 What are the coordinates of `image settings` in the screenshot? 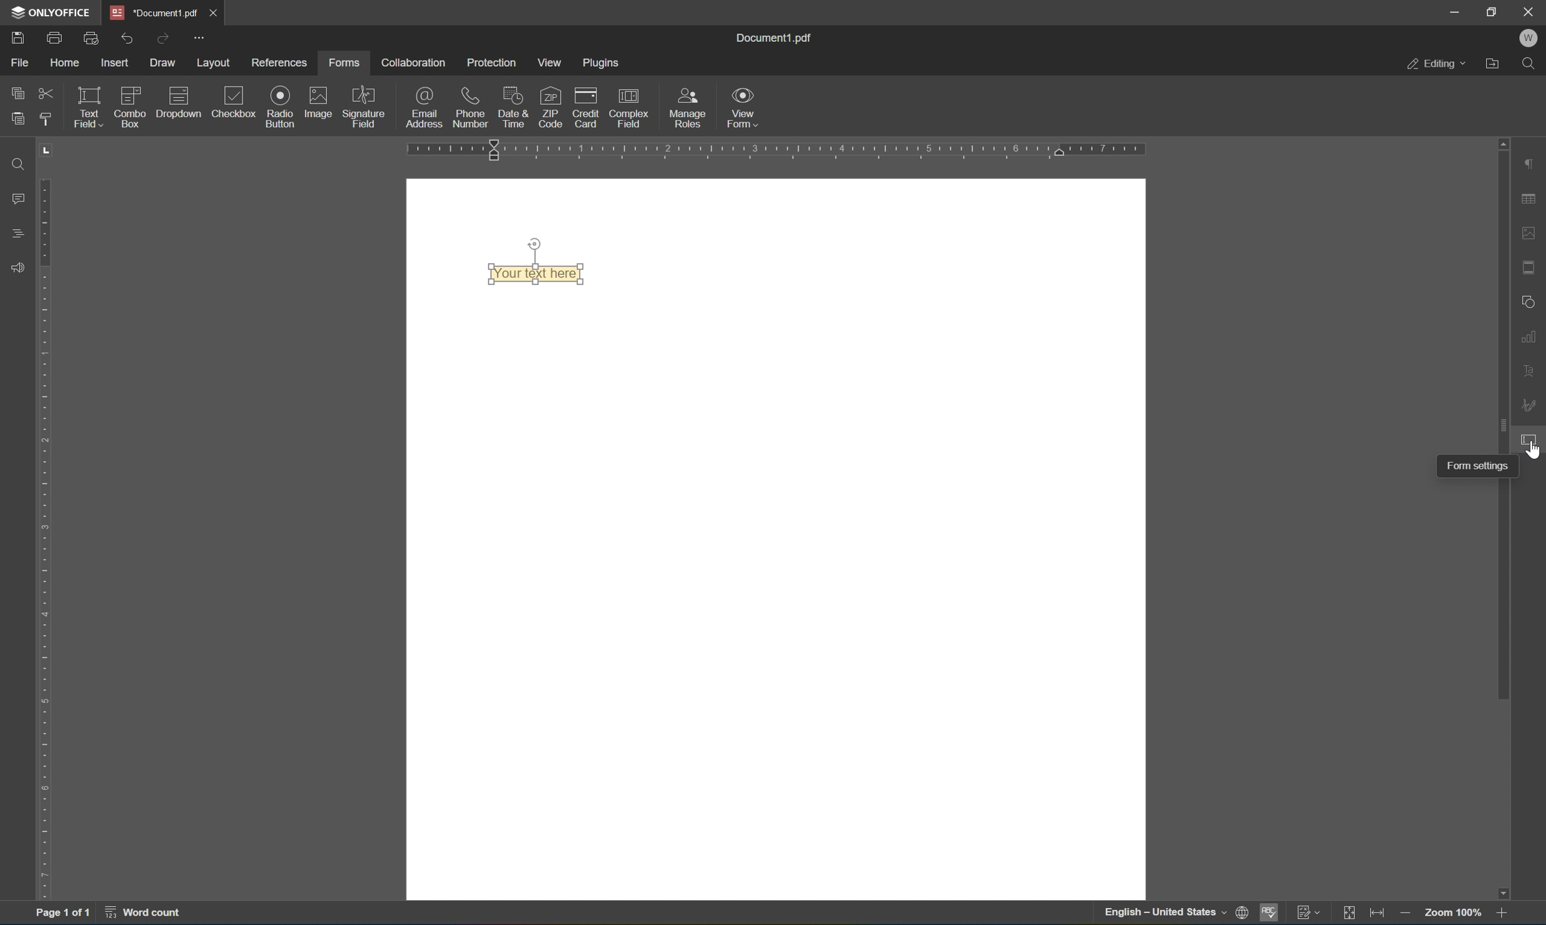 It's located at (1531, 231).